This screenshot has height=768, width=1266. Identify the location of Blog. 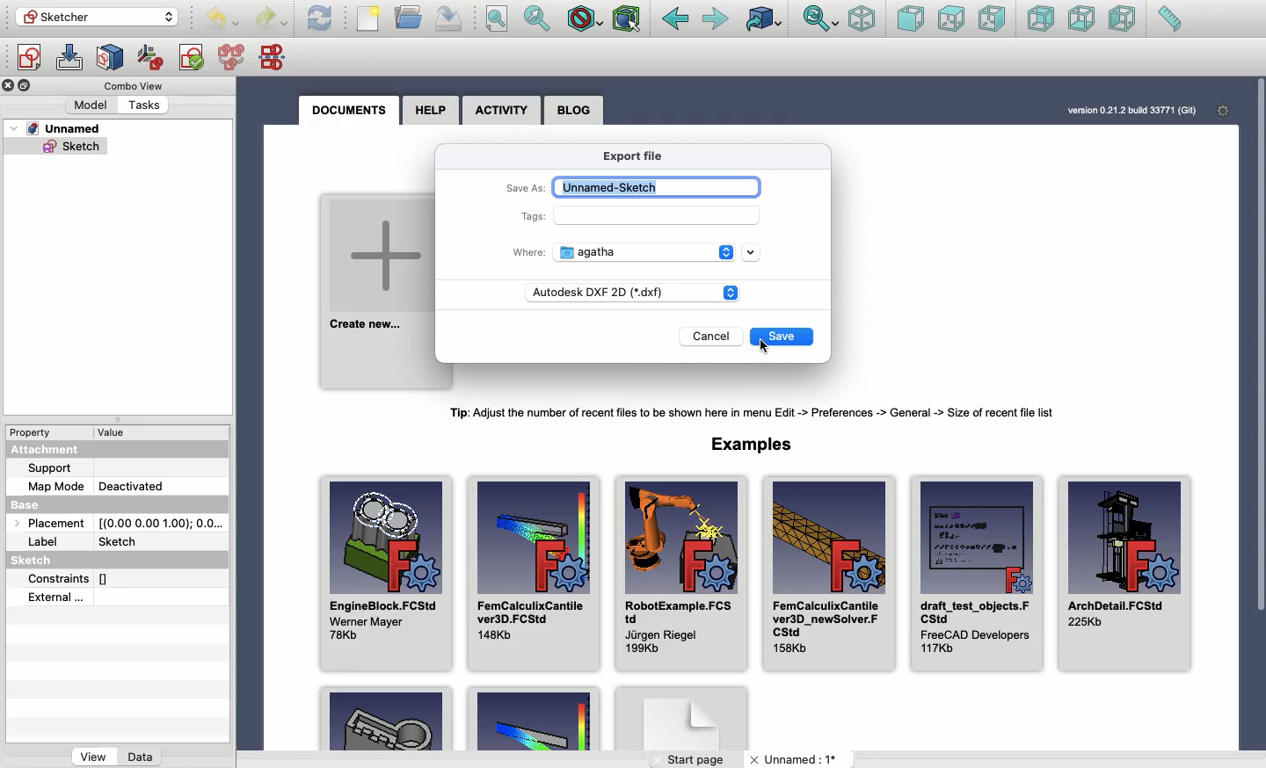
(573, 111).